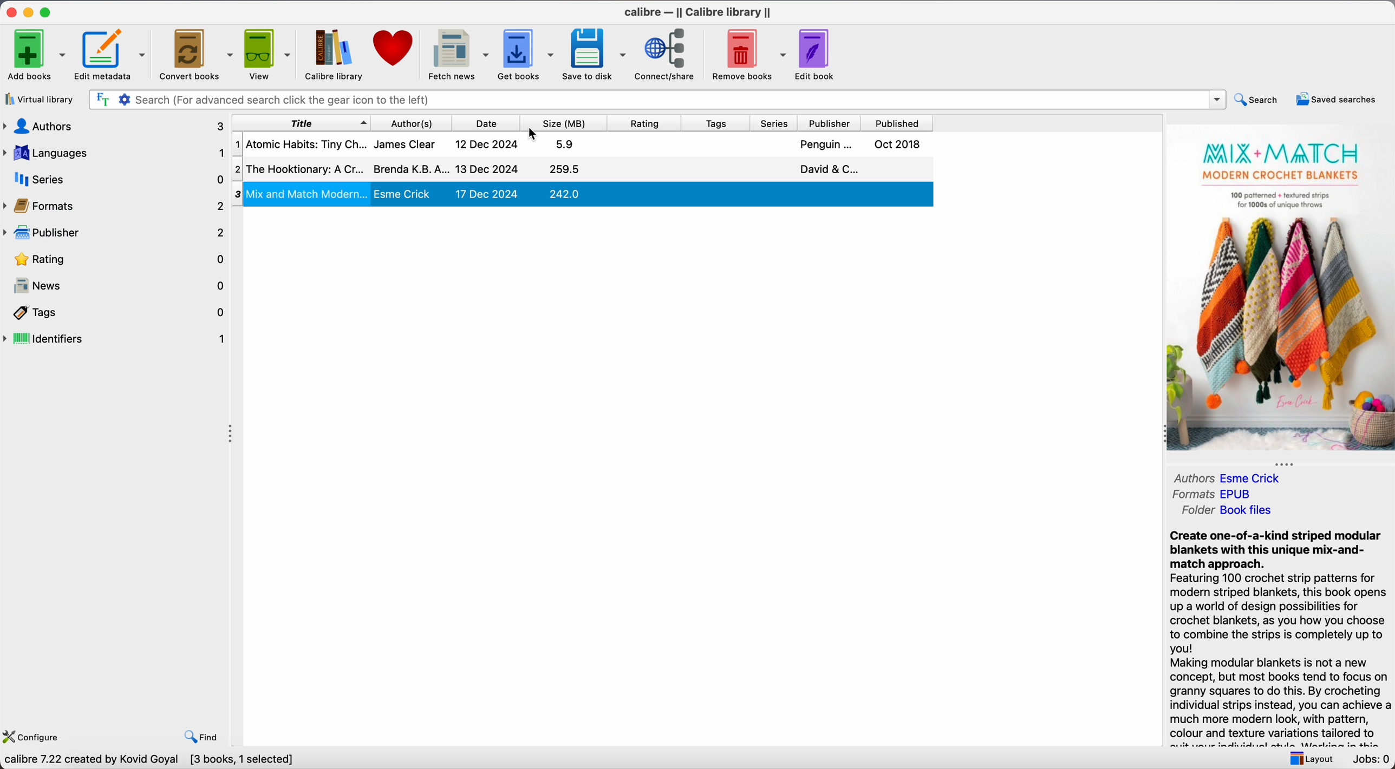 This screenshot has width=1395, height=769. What do you see at coordinates (1335, 98) in the screenshot?
I see `saved searches` at bounding box center [1335, 98].